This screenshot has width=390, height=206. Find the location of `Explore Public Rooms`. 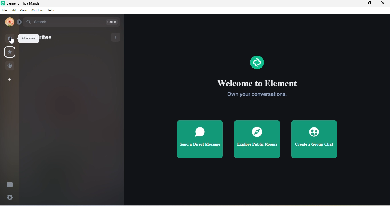

Explore Public Rooms is located at coordinates (256, 139).